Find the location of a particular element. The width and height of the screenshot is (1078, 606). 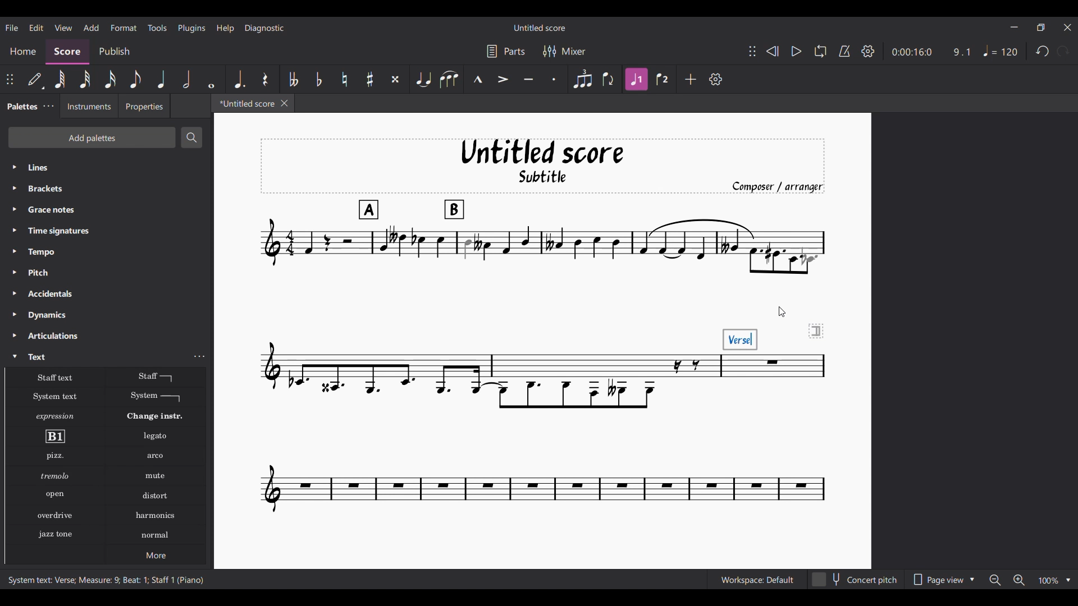

Redo is located at coordinates (1063, 51).